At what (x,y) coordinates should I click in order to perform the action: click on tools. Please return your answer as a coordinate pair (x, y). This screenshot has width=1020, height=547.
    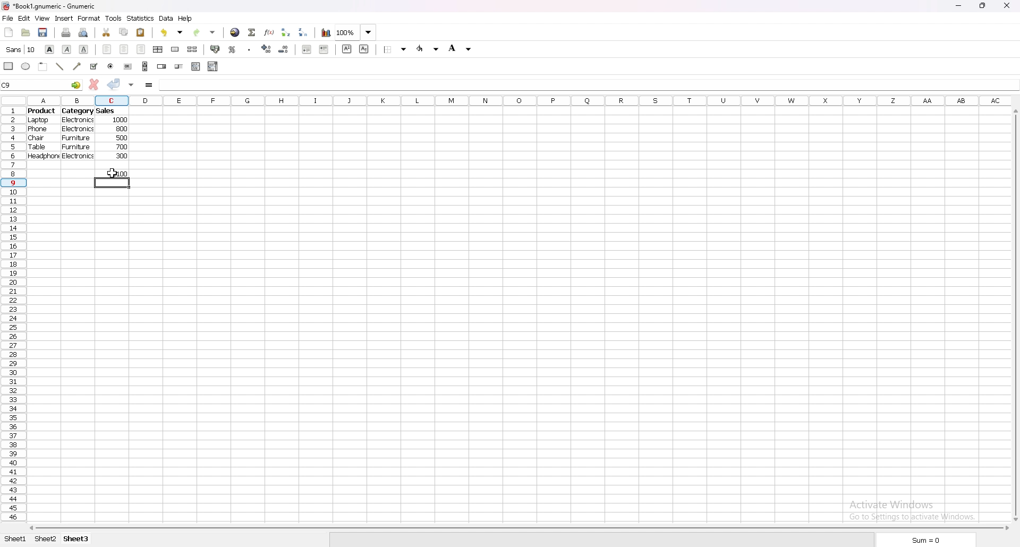
    Looking at the image, I should click on (114, 18).